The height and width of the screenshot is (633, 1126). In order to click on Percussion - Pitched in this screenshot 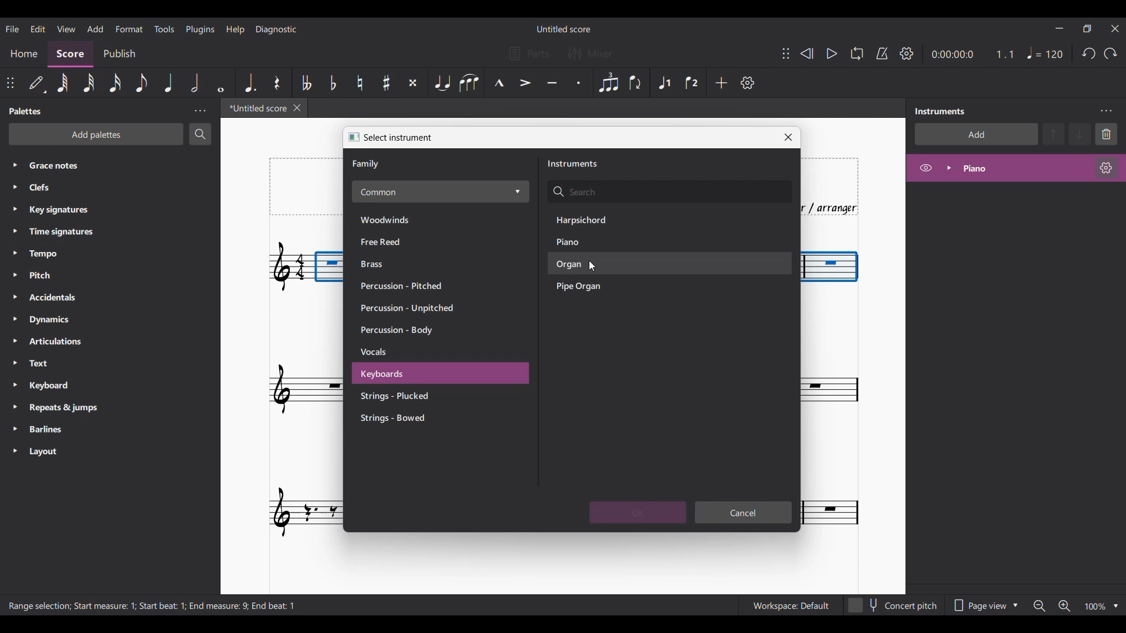, I will do `click(405, 285)`.